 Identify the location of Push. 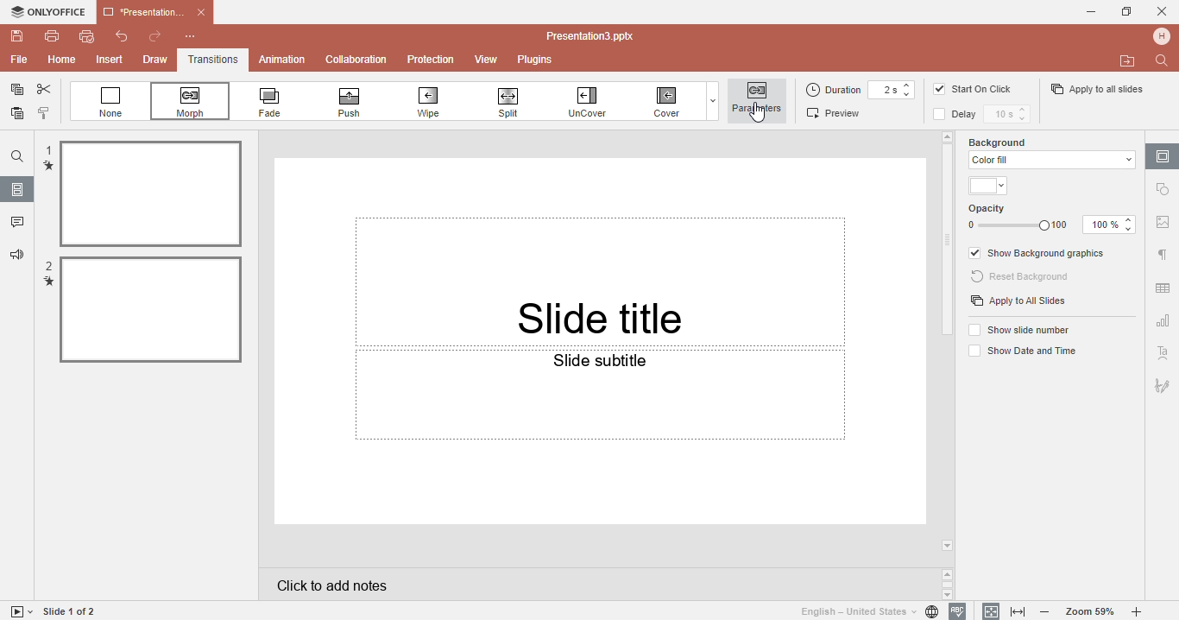
(363, 102).